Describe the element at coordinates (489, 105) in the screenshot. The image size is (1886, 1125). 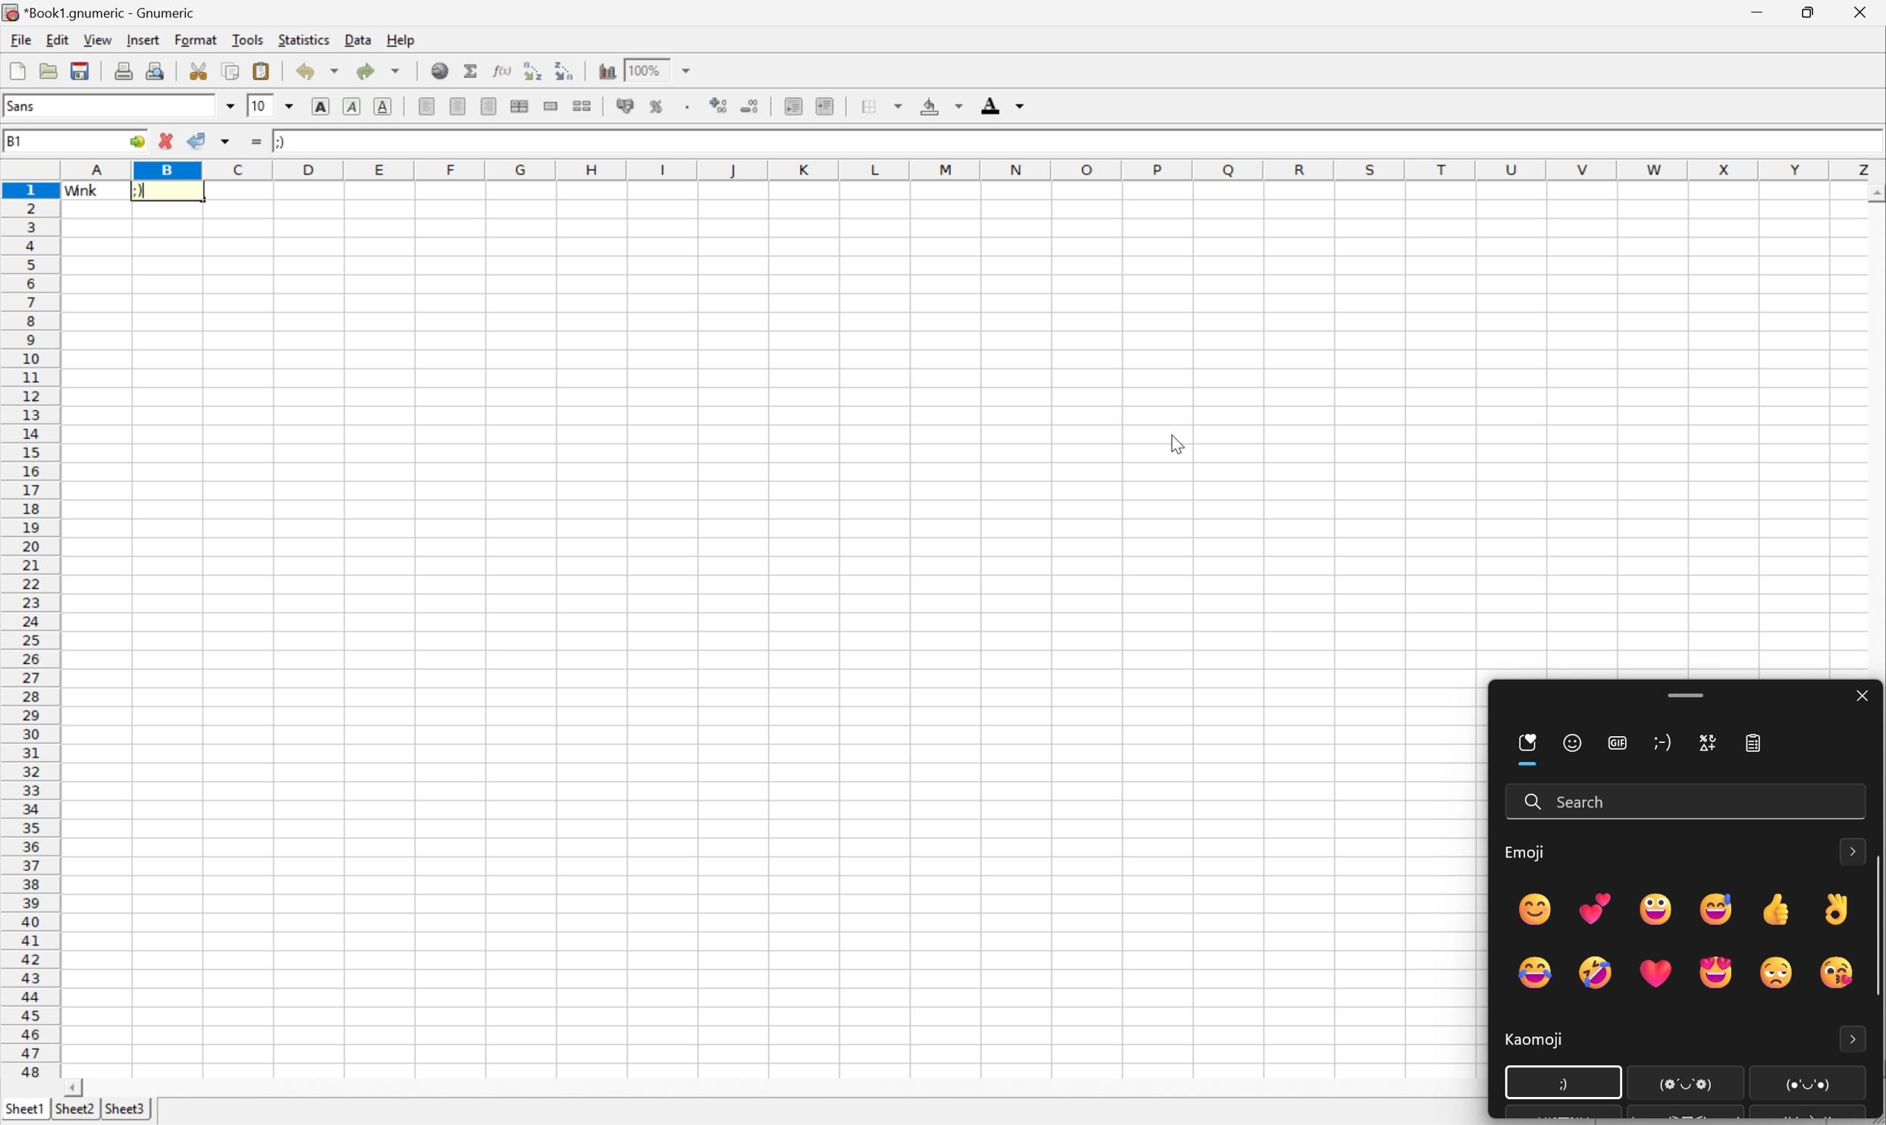
I see `align right` at that location.